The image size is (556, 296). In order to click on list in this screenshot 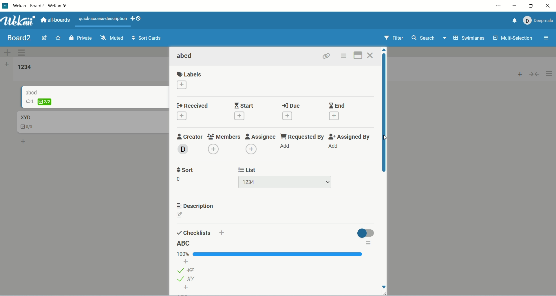, I will do `click(187, 270)`.